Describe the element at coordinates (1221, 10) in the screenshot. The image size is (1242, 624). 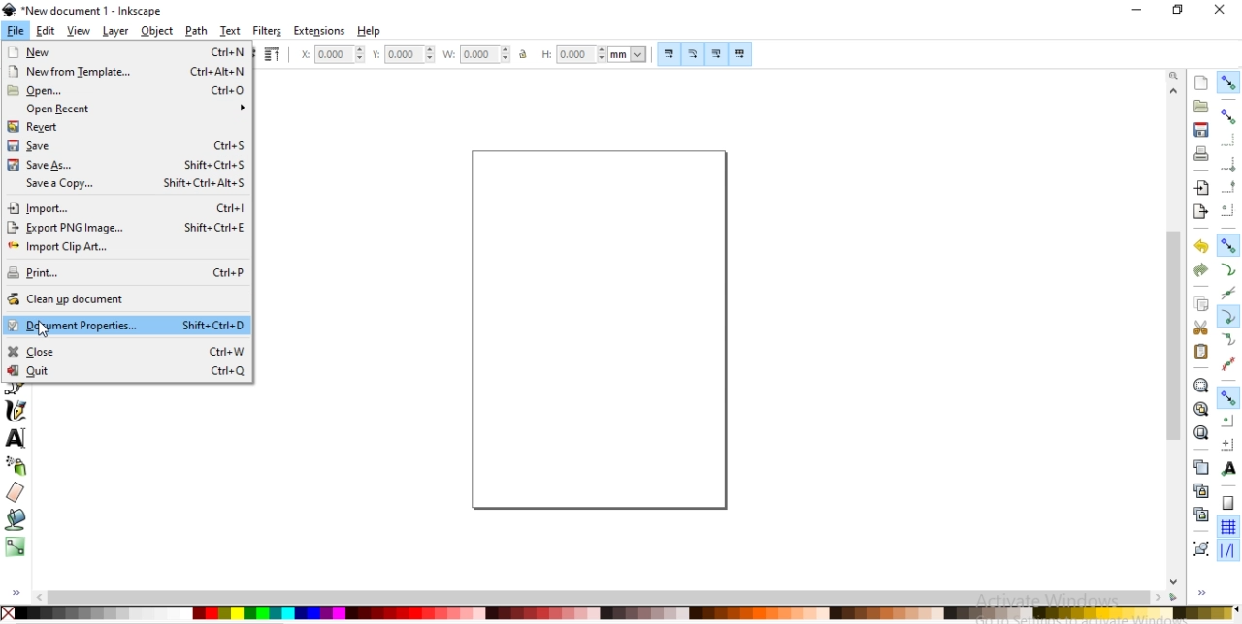
I see `close` at that location.